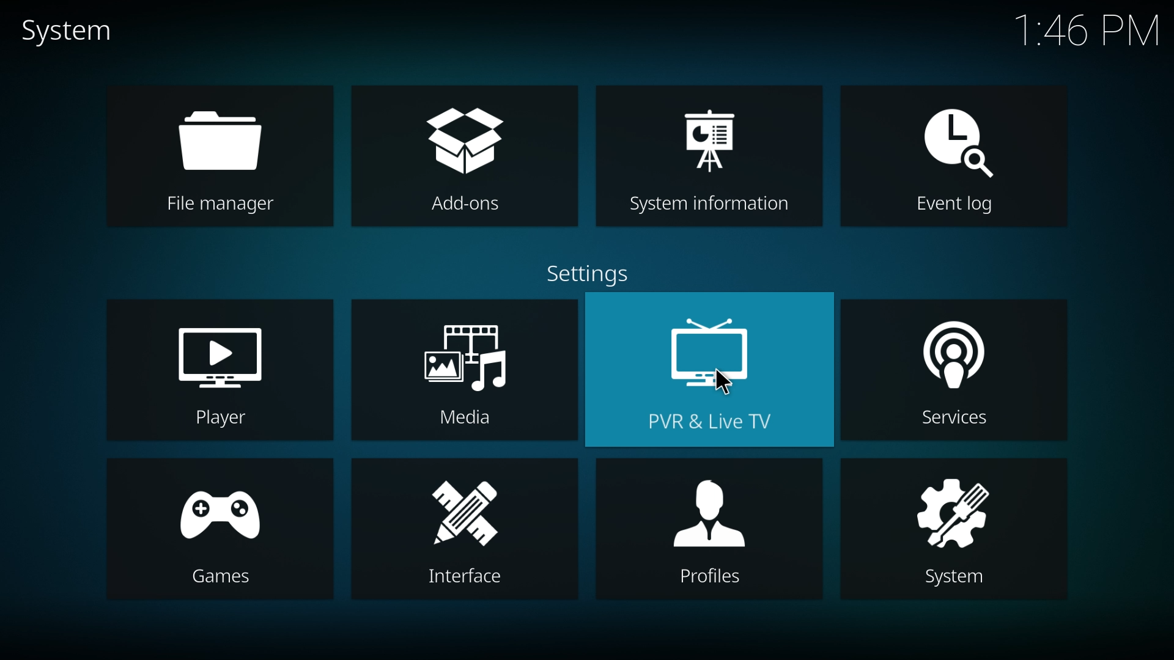  What do you see at coordinates (219, 529) in the screenshot?
I see `games` at bounding box center [219, 529].